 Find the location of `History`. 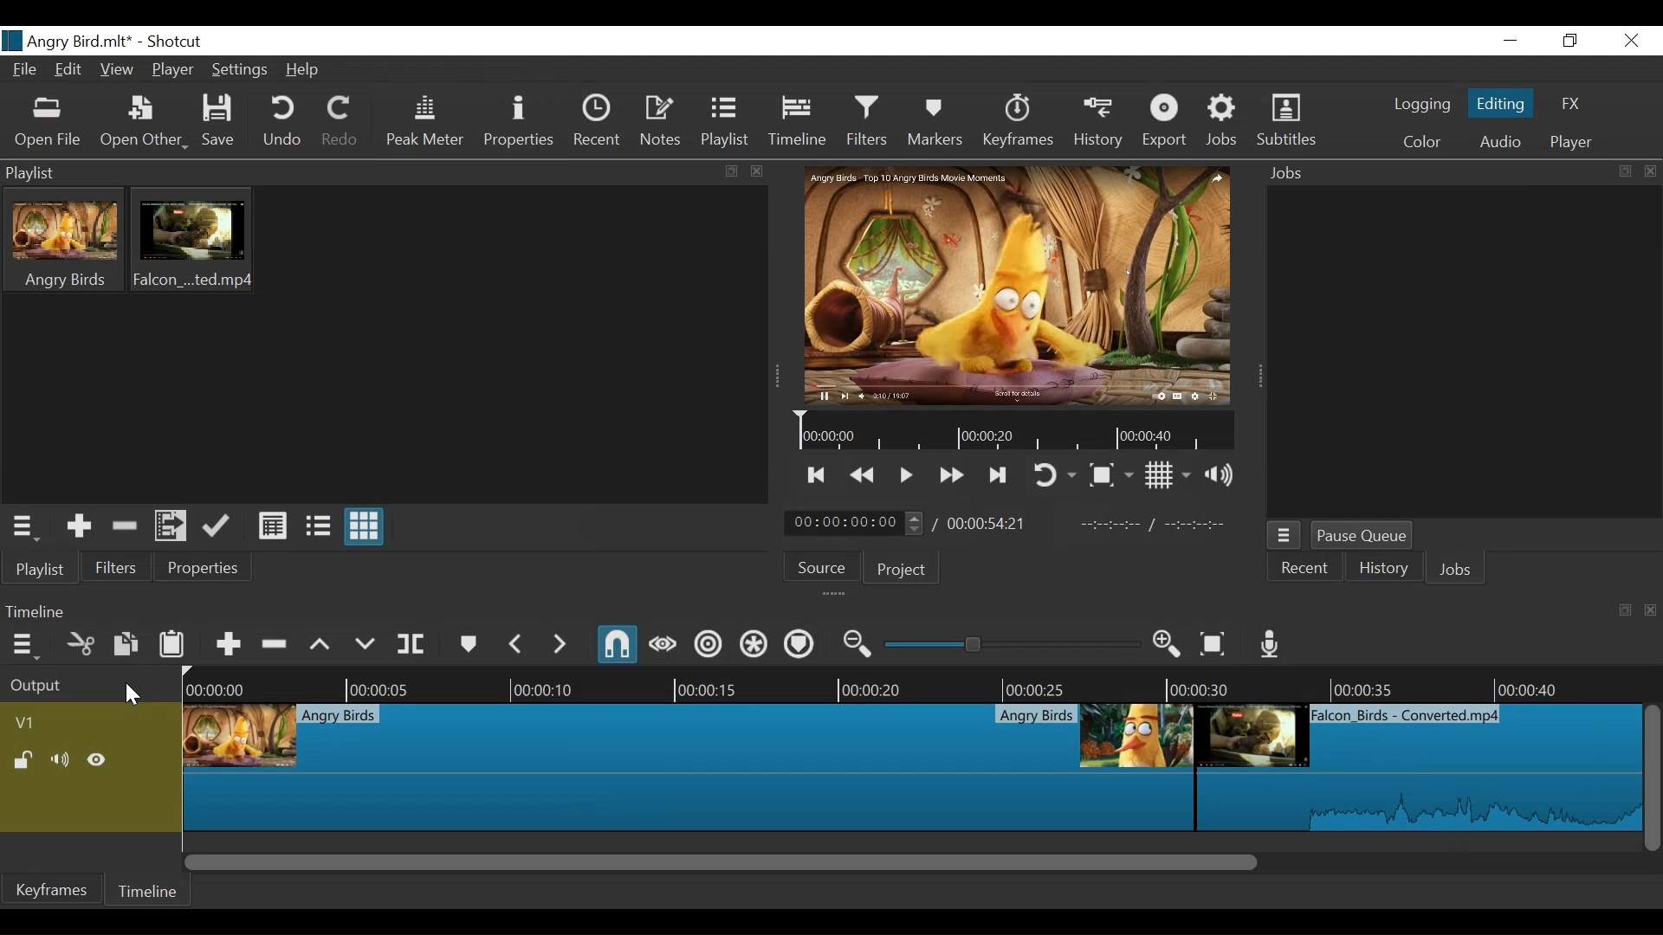

History is located at coordinates (1098, 122).